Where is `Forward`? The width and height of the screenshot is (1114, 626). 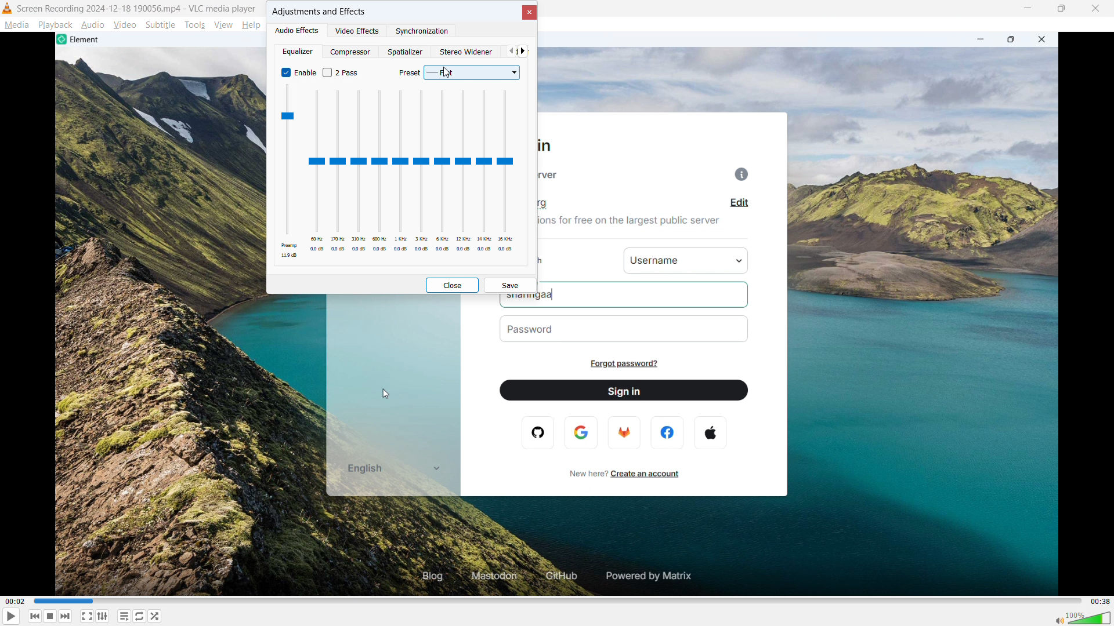
Forward is located at coordinates (68, 616).